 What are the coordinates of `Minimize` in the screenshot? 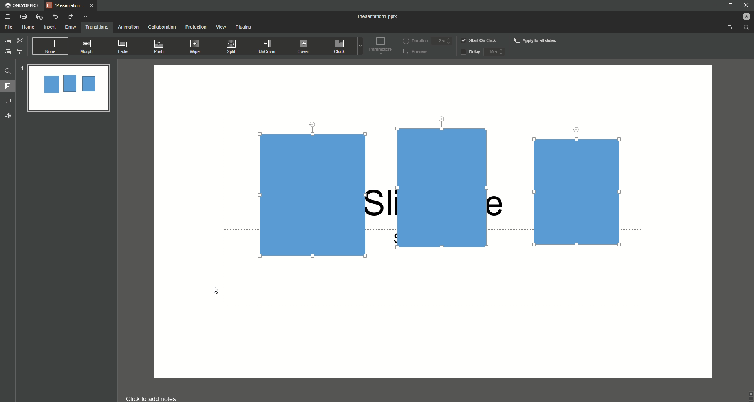 It's located at (713, 6).